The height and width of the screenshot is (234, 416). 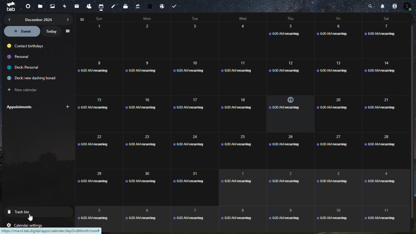 What do you see at coordinates (238, 186) in the screenshot?
I see `1` at bounding box center [238, 186].